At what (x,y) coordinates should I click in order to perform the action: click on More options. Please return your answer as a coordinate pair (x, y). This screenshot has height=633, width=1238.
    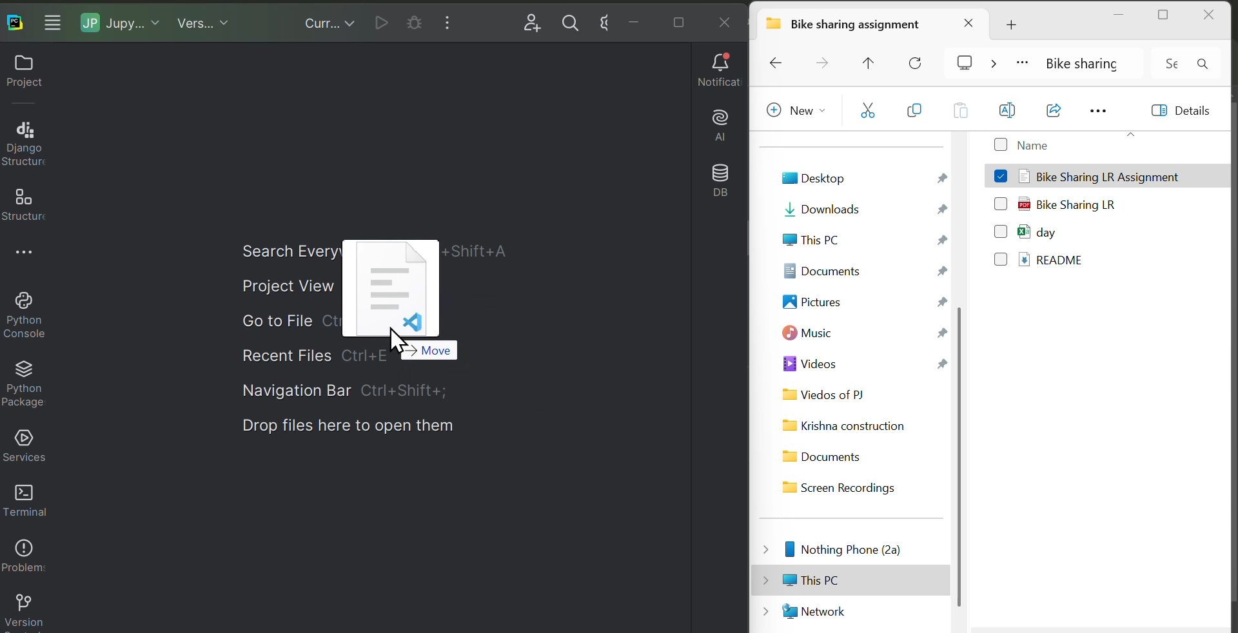
    Looking at the image, I should click on (25, 255).